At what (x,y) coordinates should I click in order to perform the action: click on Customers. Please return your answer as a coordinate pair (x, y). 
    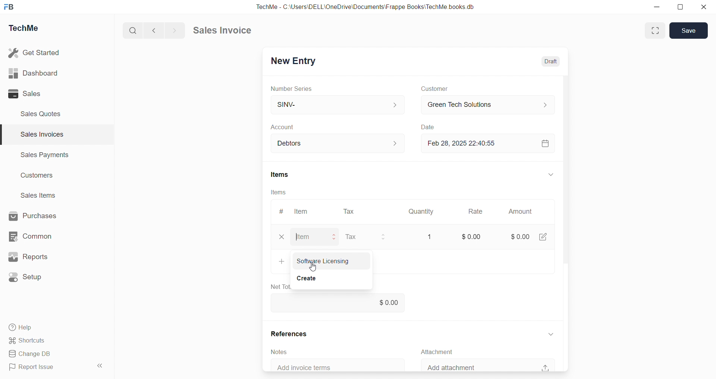
    Looking at the image, I should click on (38, 176).